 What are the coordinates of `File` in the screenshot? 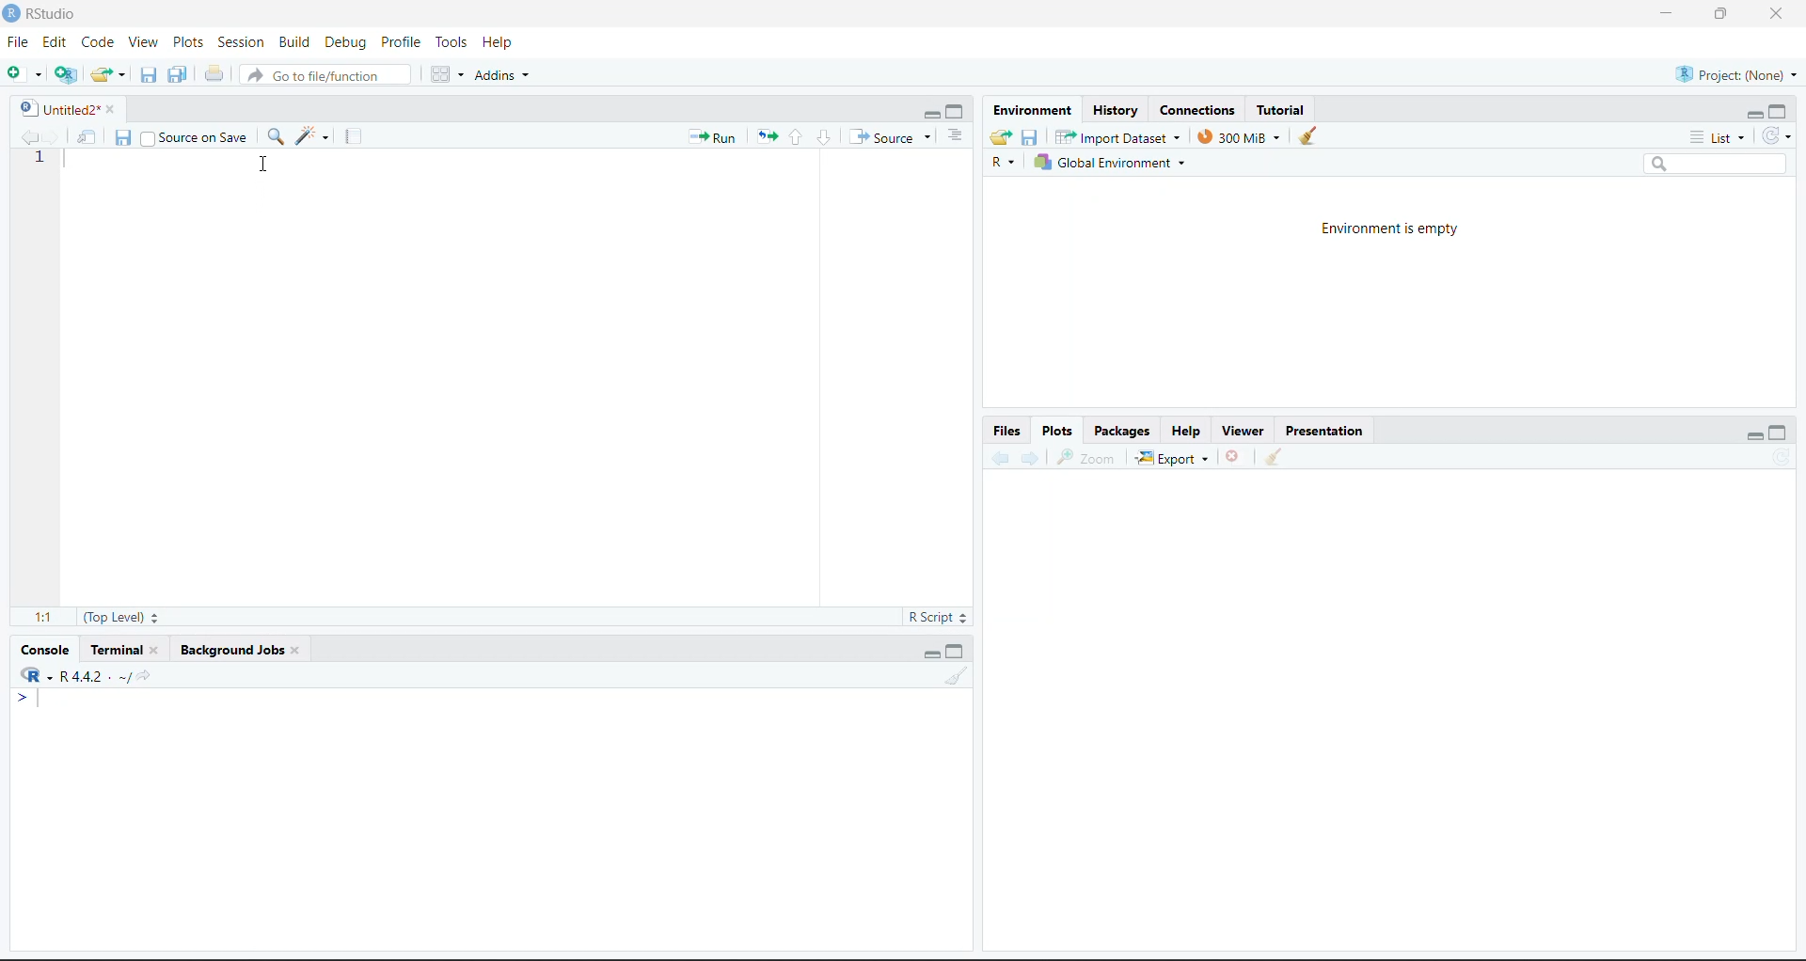 It's located at (16, 44).